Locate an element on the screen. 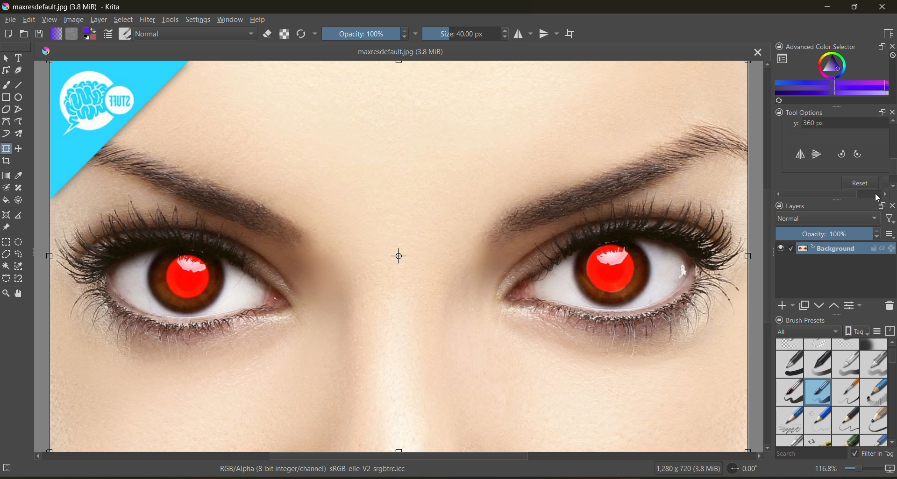  tool is located at coordinates (19, 243).